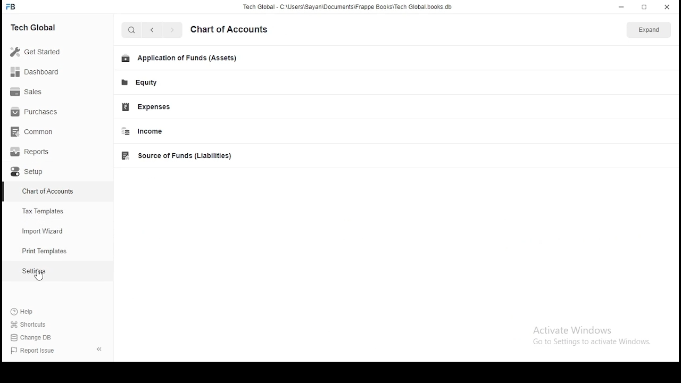 The width and height of the screenshot is (681, 383). I want to click on Sales , so click(43, 93).